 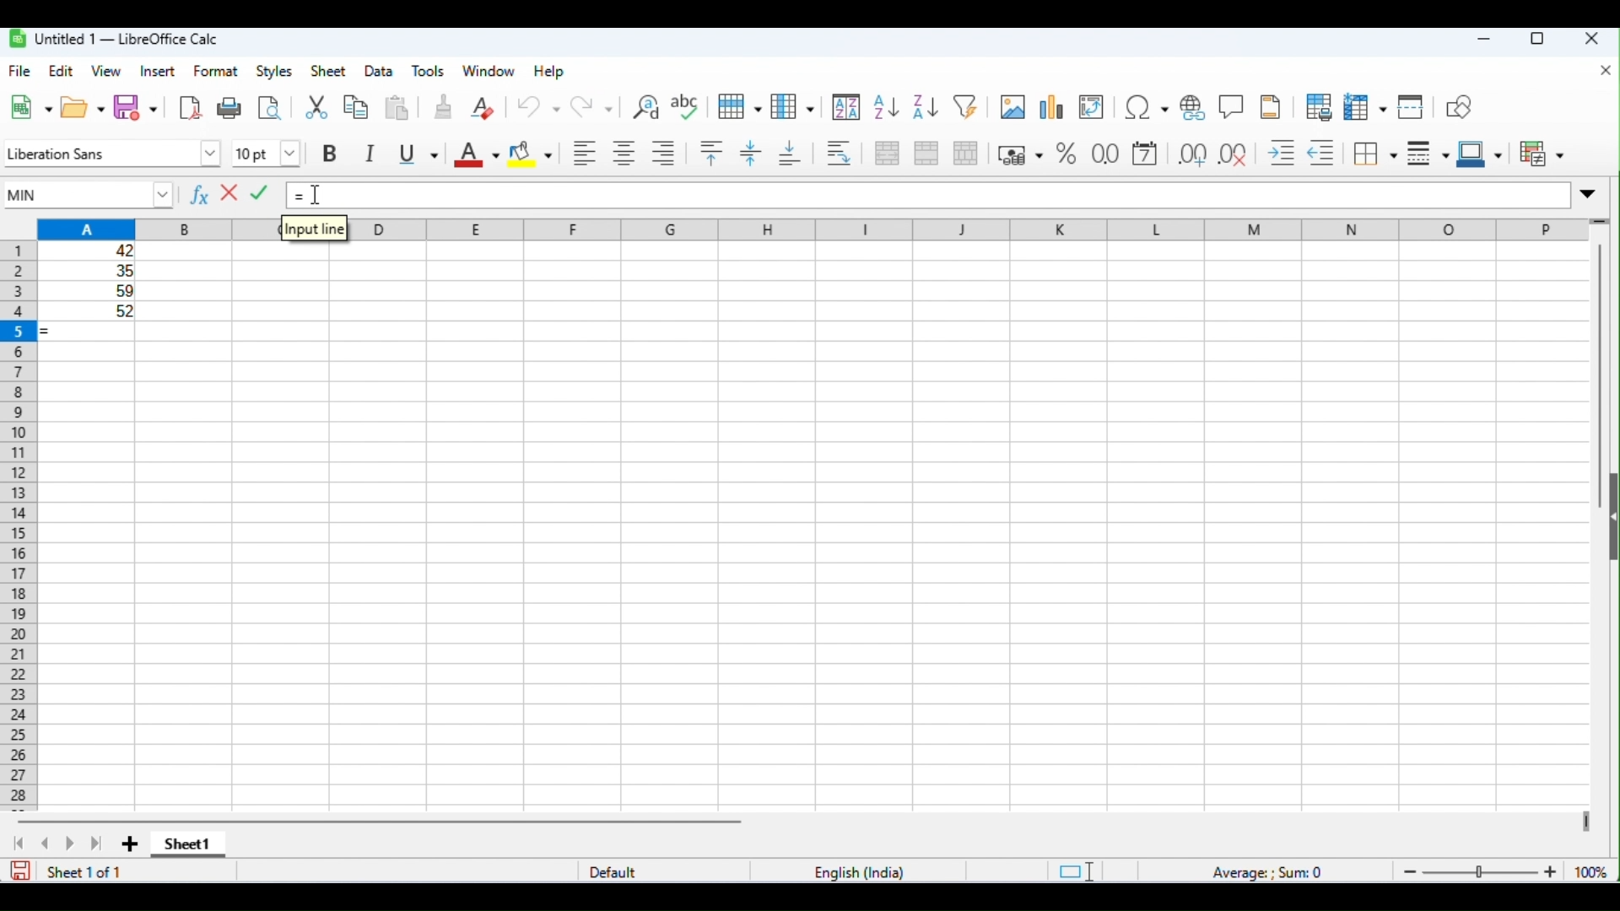 What do you see at coordinates (92, 196) in the screenshot?
I see `MIN function` at bounding box center [92, 196].